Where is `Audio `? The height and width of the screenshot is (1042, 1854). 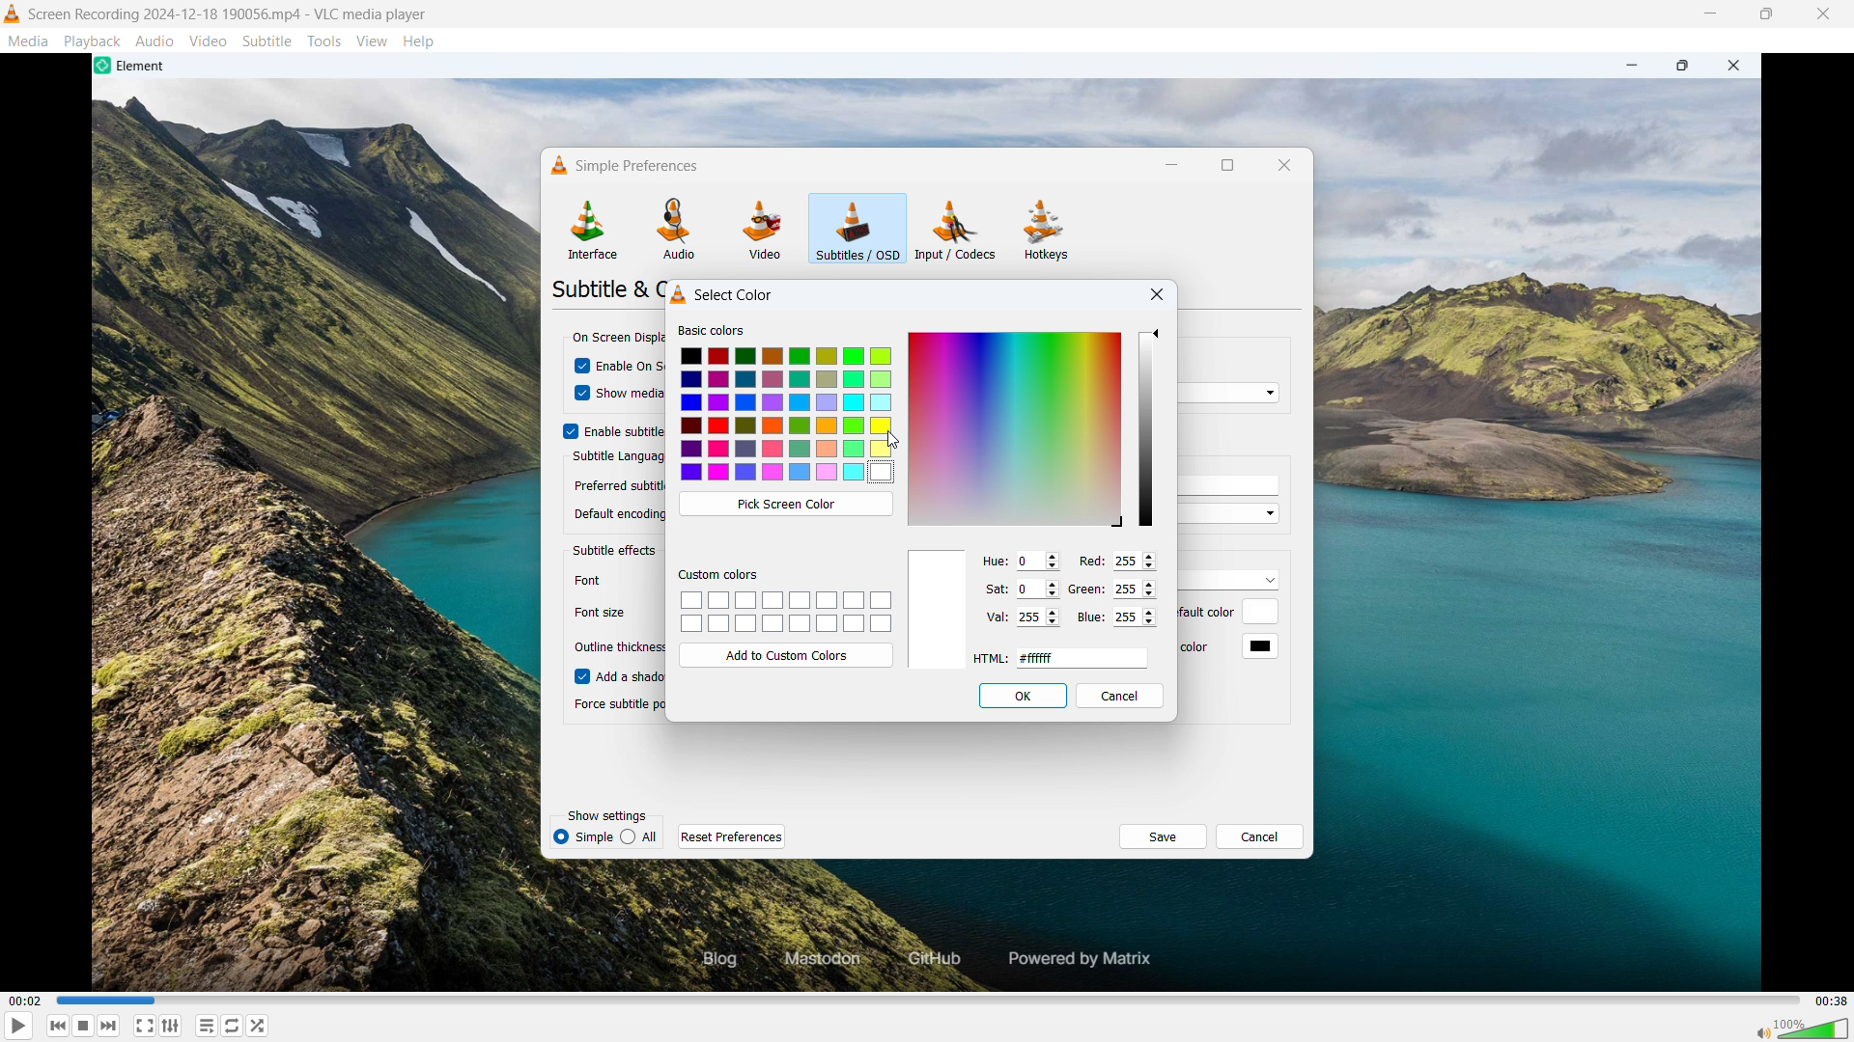 Audio  is located at coordinates (679, 229).